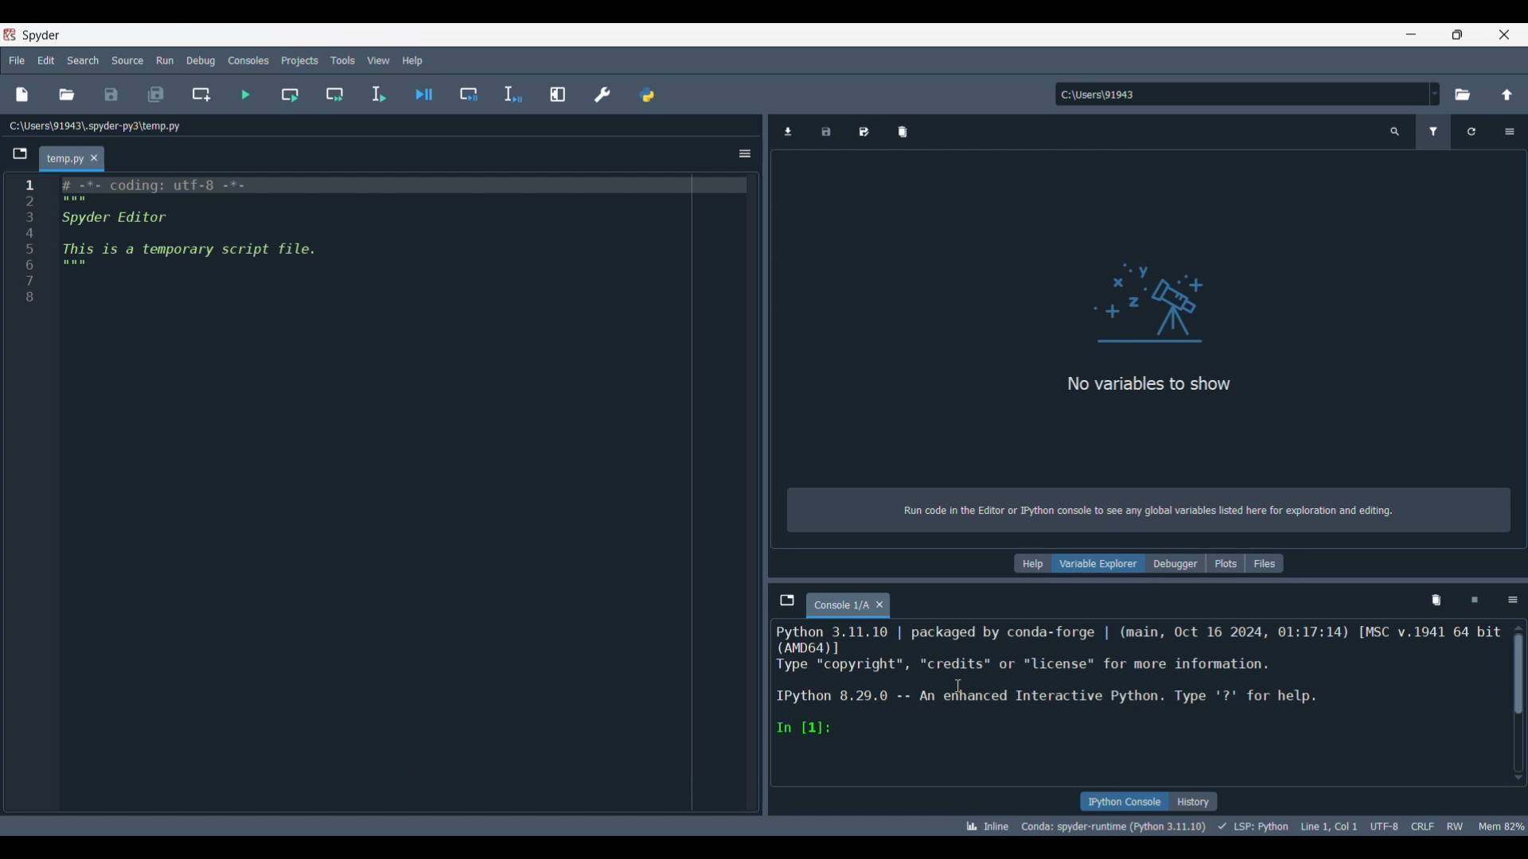  Describe the element at coordinates (1098, 563) in the screenshot. I see `Variable explorer` at that location.